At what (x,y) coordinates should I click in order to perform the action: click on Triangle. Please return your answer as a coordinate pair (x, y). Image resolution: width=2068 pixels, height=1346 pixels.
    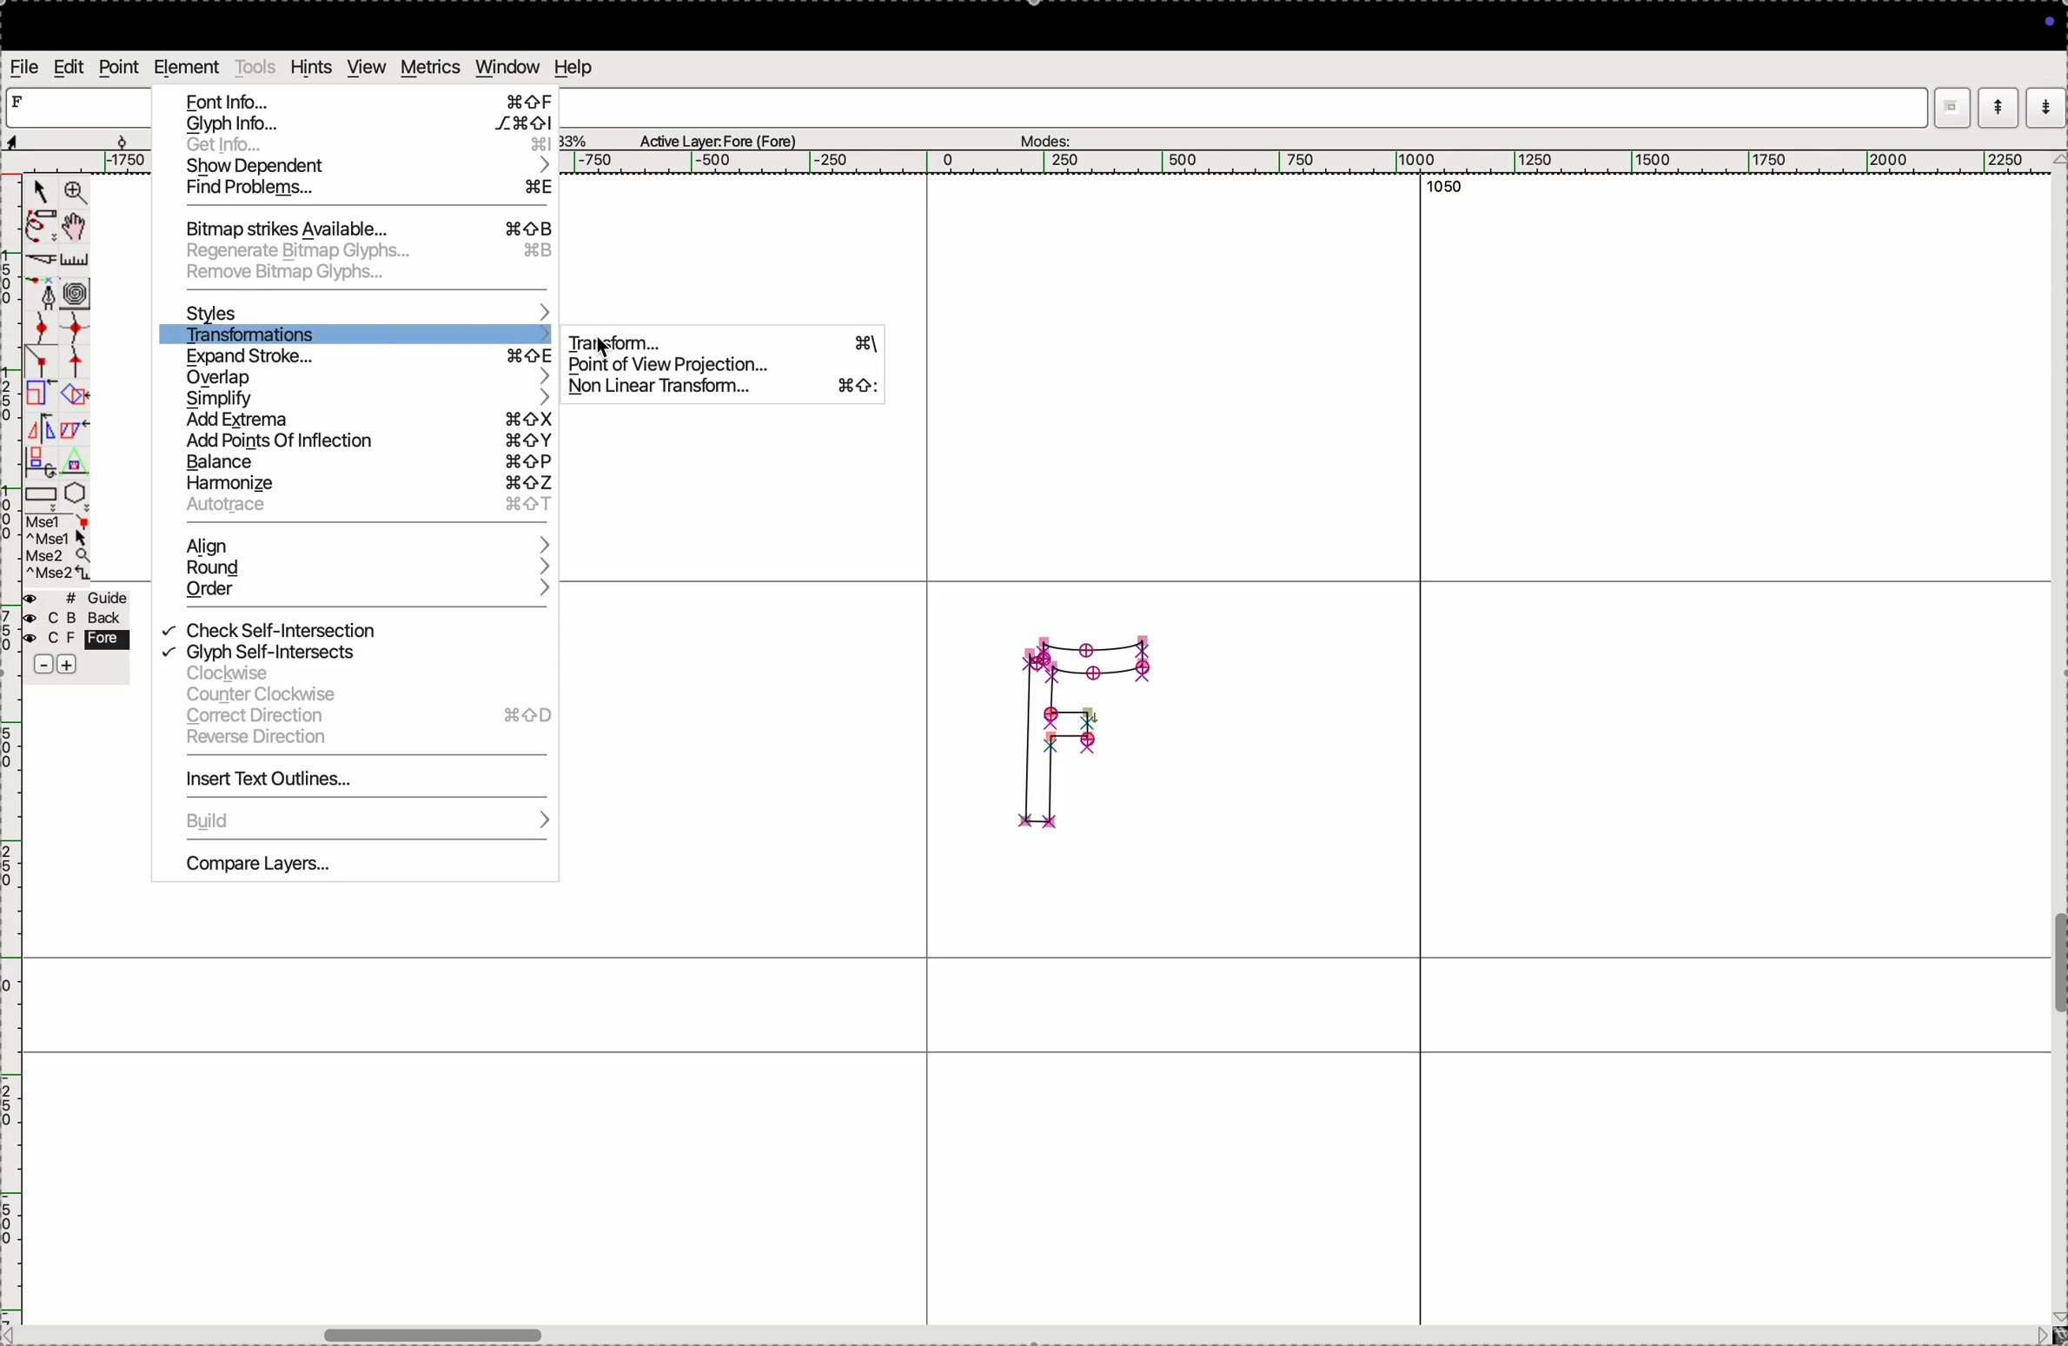
    Looking at the image, I should click on (74, 461).